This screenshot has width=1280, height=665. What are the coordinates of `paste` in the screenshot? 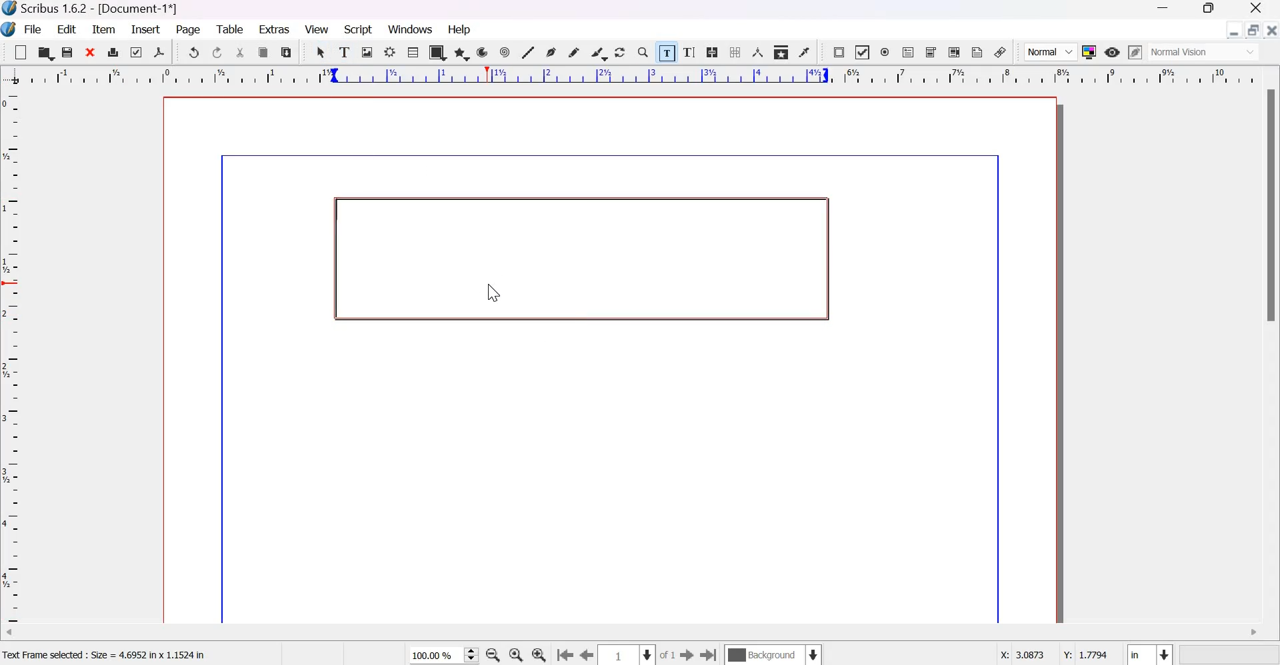 It's located at (287, 52).